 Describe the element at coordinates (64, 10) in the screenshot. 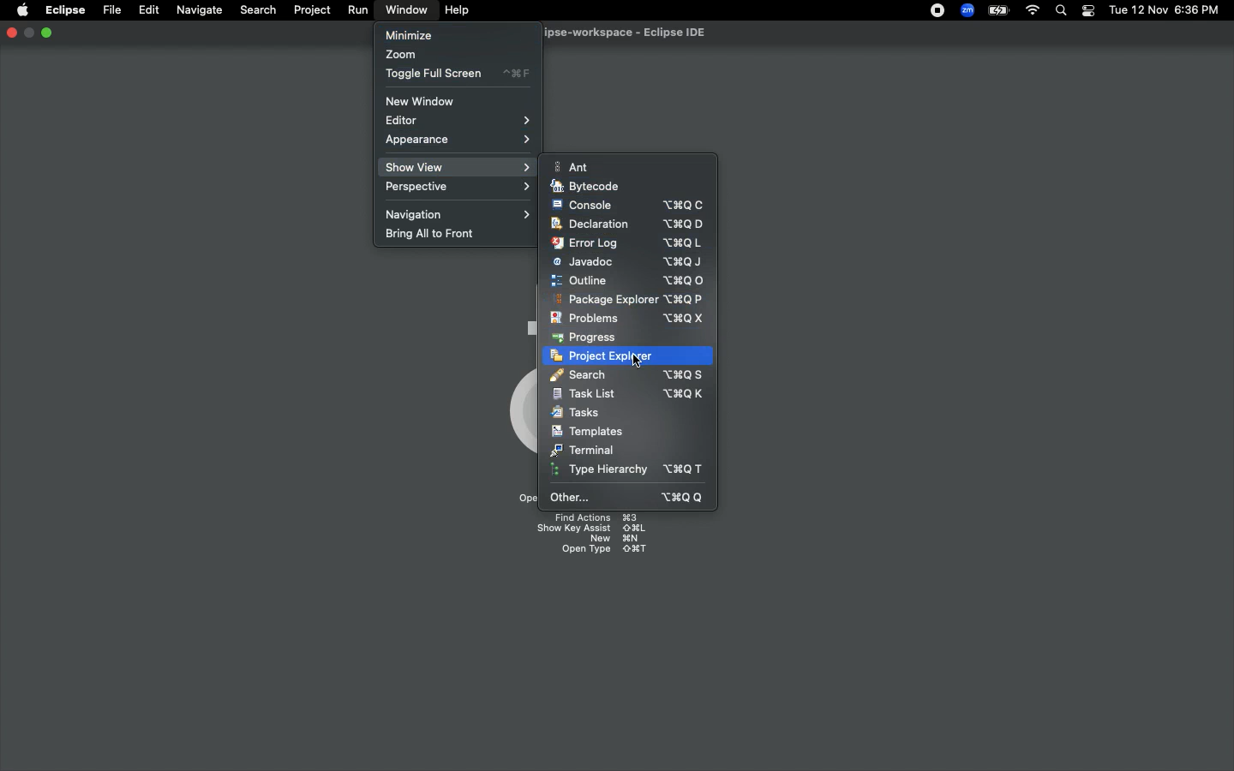

I see `Eclipse` at that location.